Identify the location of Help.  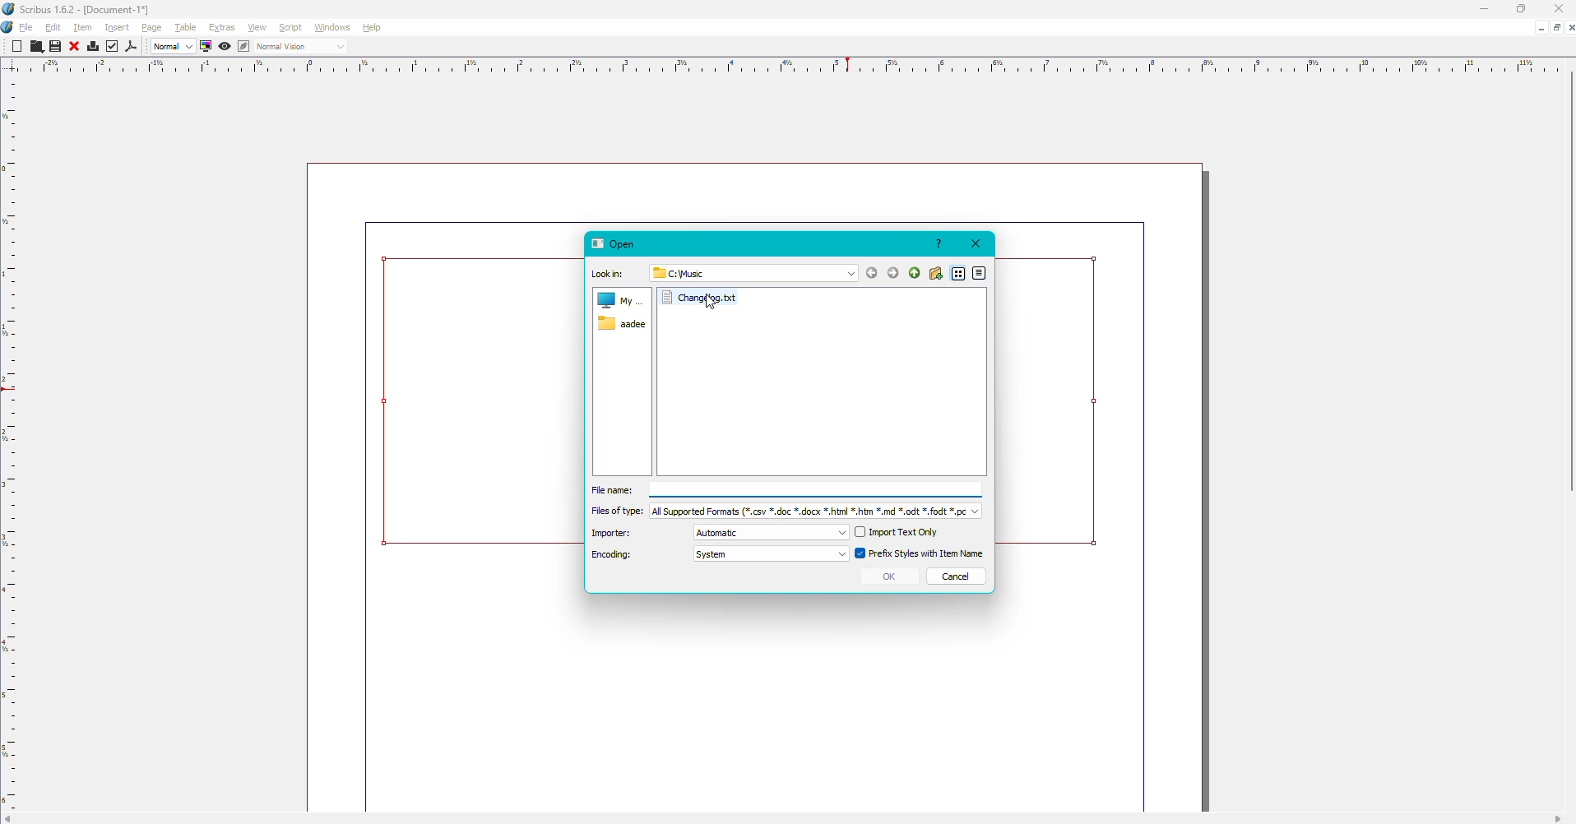
(370, 28).